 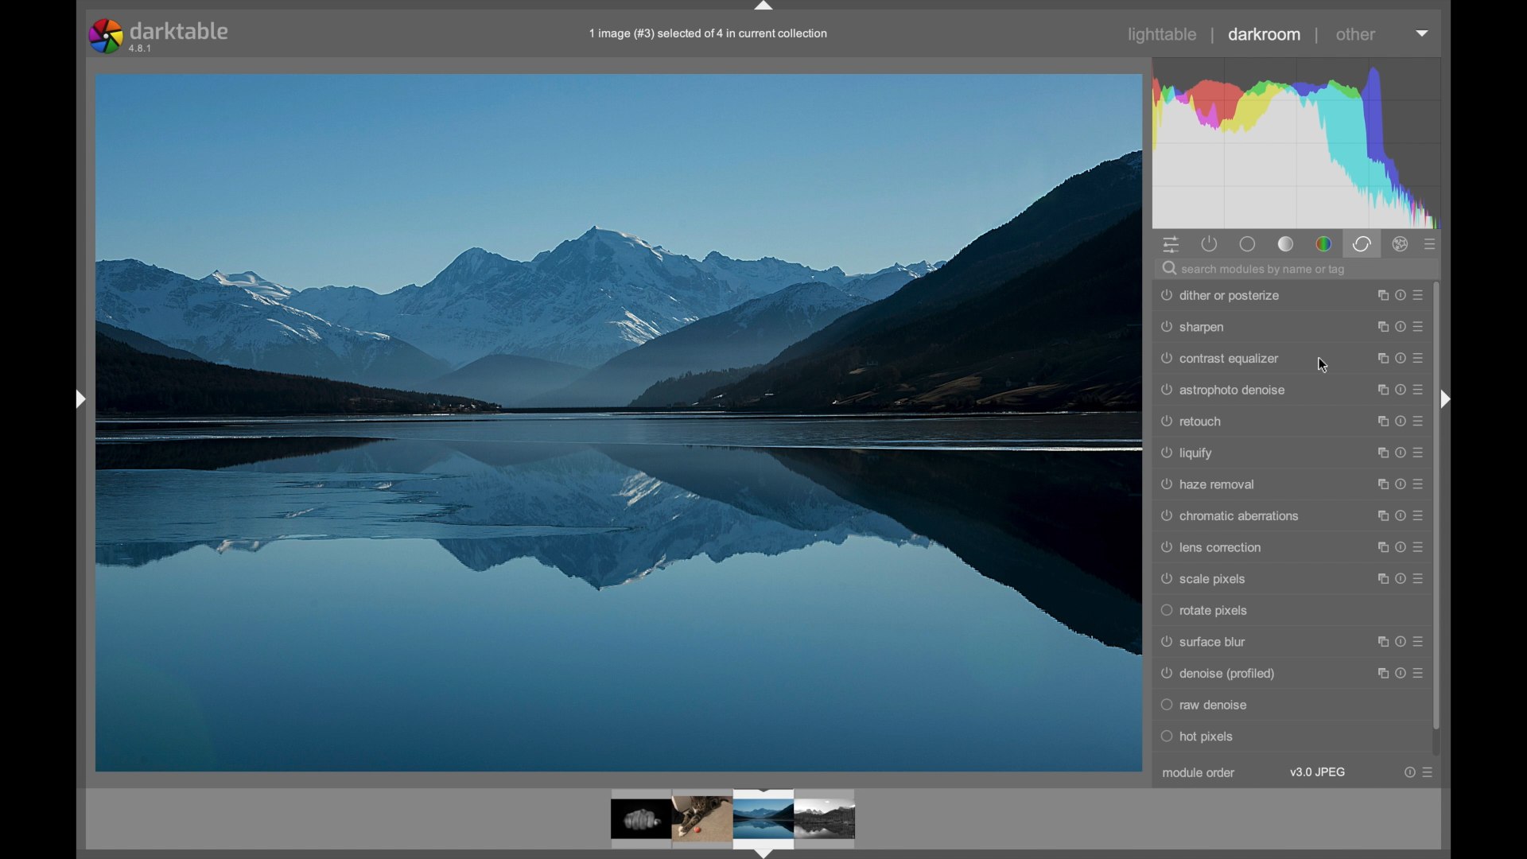 I want to click on rotate pixels, so click(x=1206, y=611).